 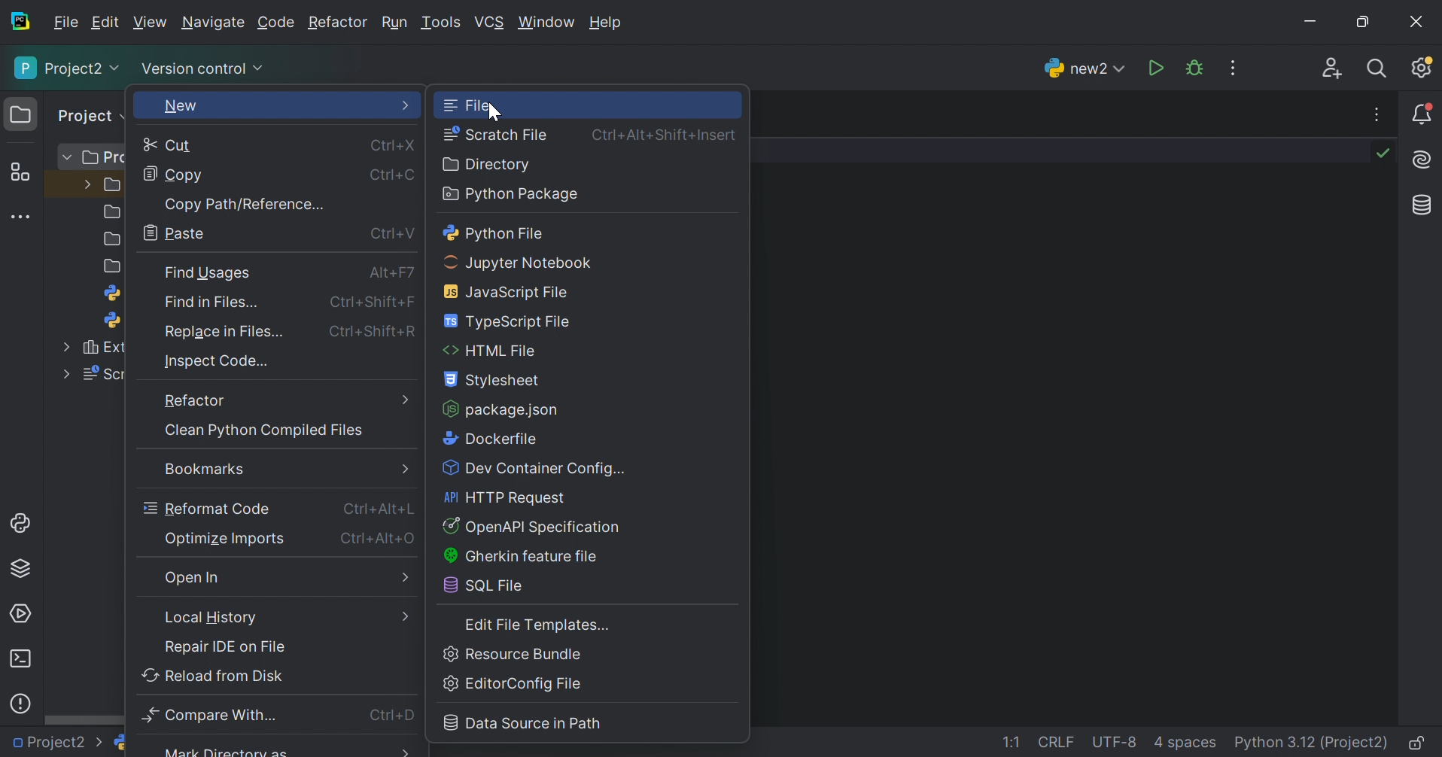 What do you see at coordinates (1081, 67) in the screenshot?
I see `new2.py` at bounding box center [1081, 67].